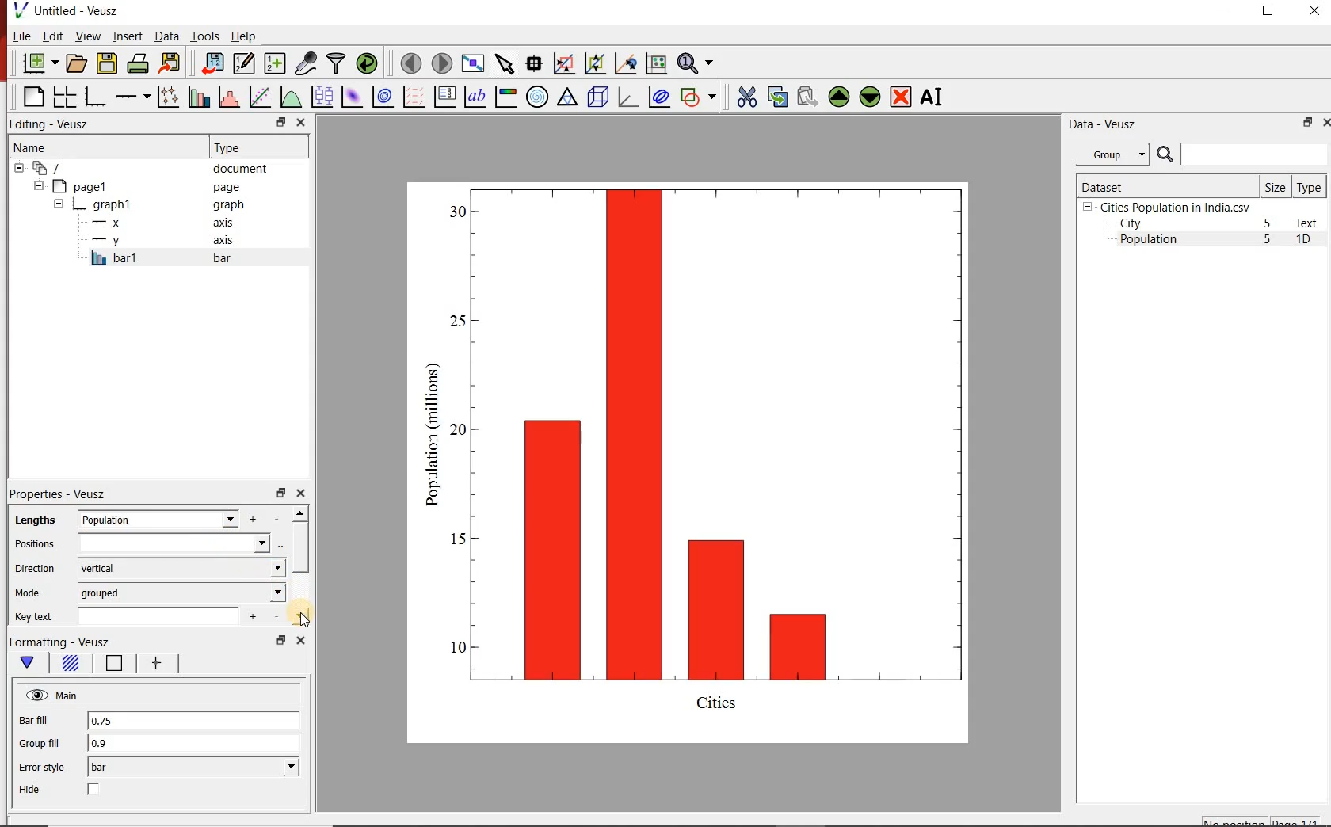 This screenshot has height=827, width=1331. I want to click on Data - Veusz, so click(1100, 124).